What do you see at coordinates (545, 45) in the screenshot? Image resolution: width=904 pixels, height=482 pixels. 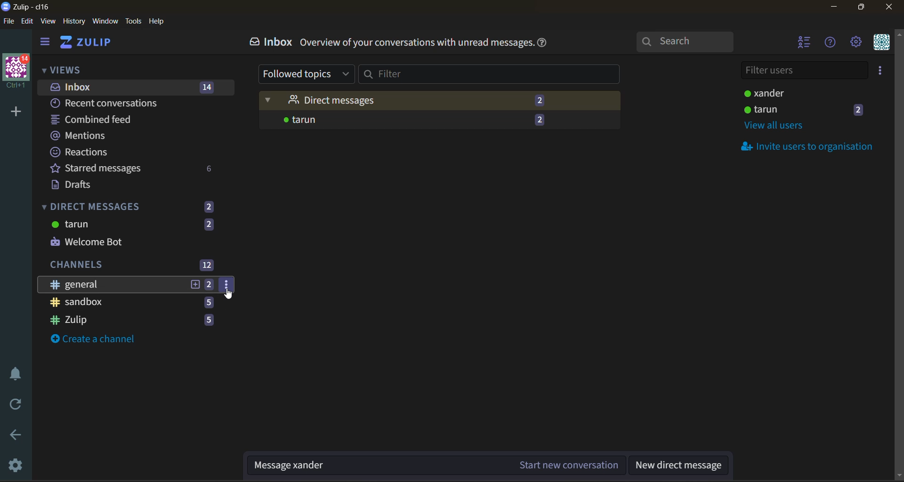 I see `help` at bounding box center [545, 45].